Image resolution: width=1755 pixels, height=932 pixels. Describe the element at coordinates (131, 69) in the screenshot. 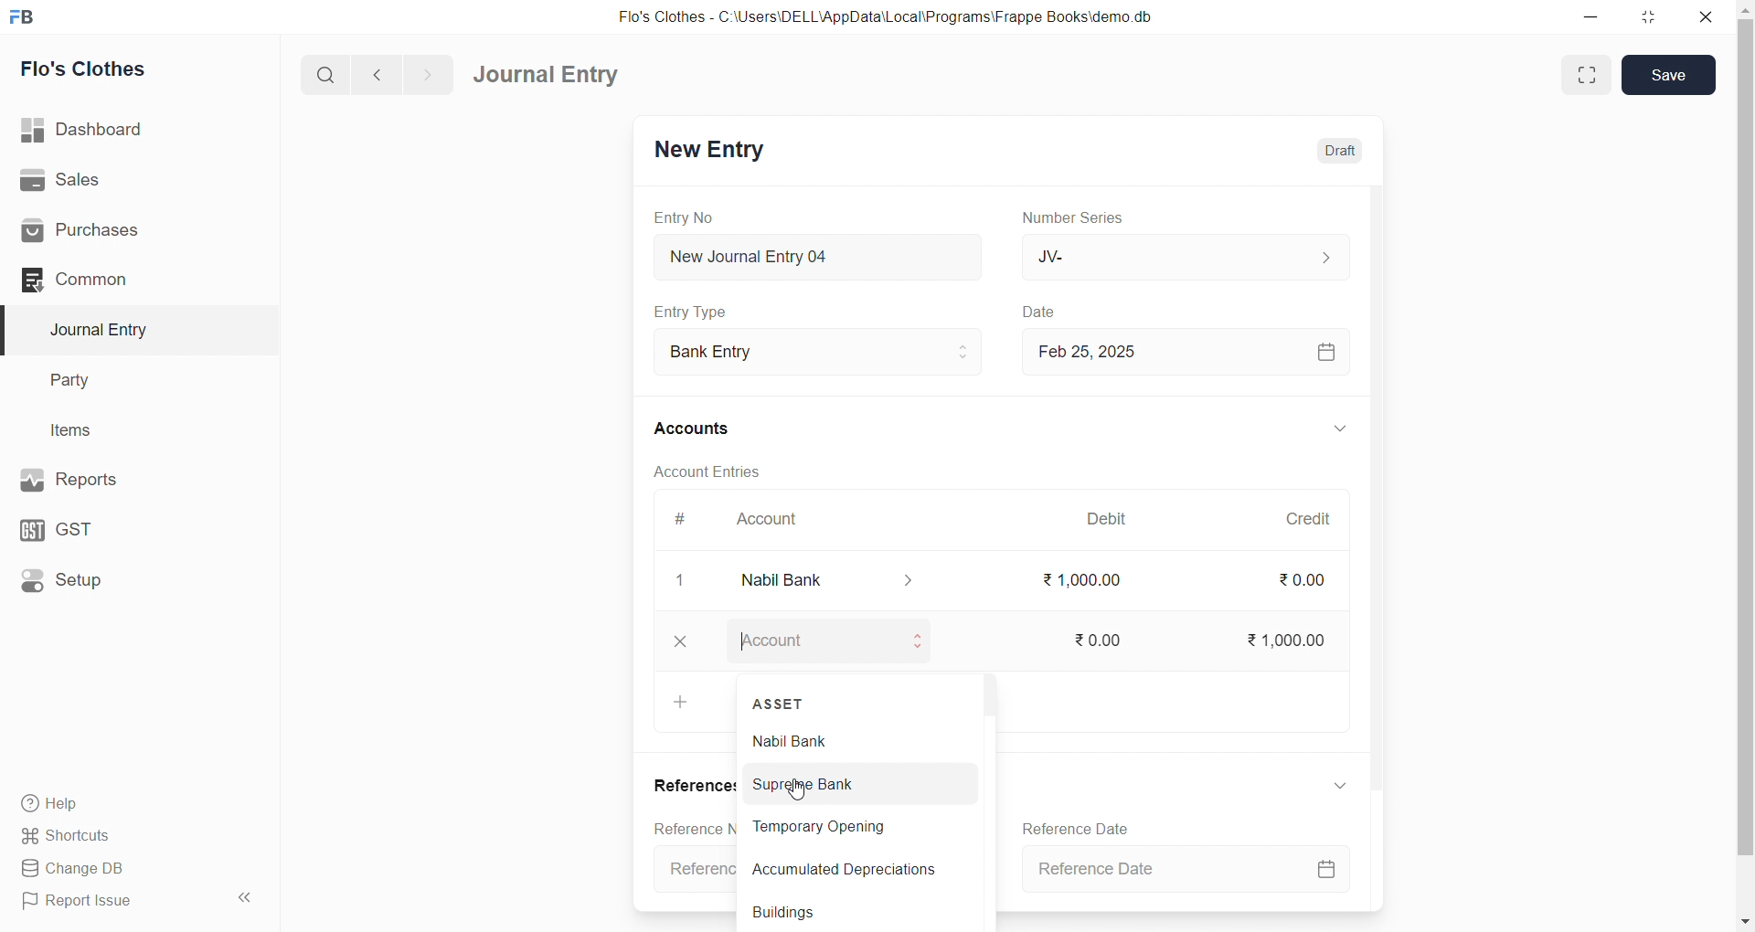

I see `Flo's Clothes` at that location.